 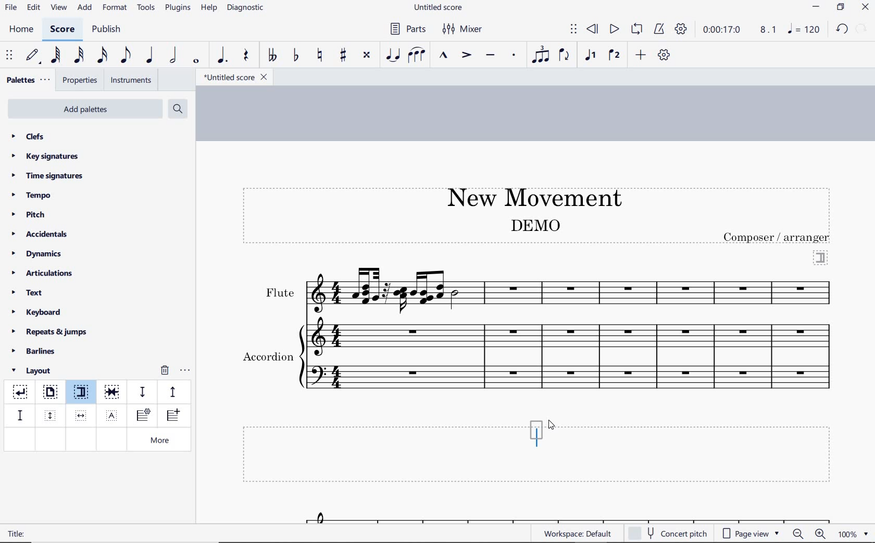 I want to click on whole note, so click(x=197, y=61).